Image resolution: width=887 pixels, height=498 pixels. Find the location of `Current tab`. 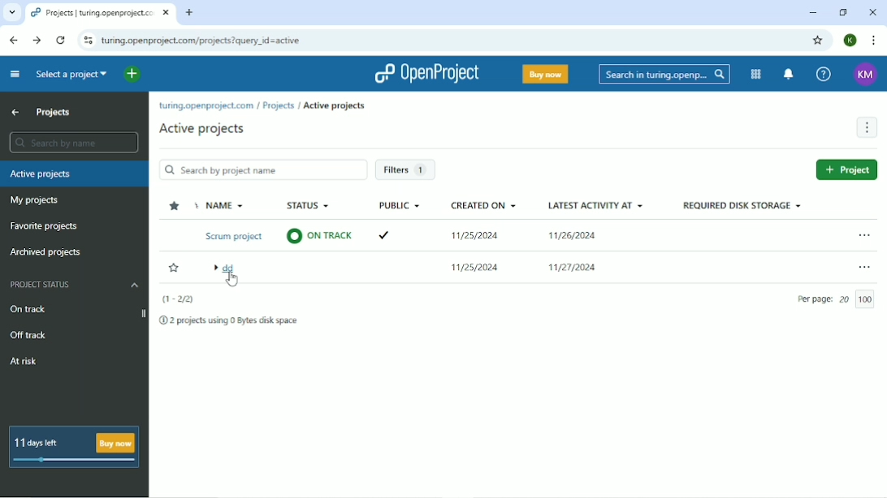

Current tab is located at coordinates (100, 13).